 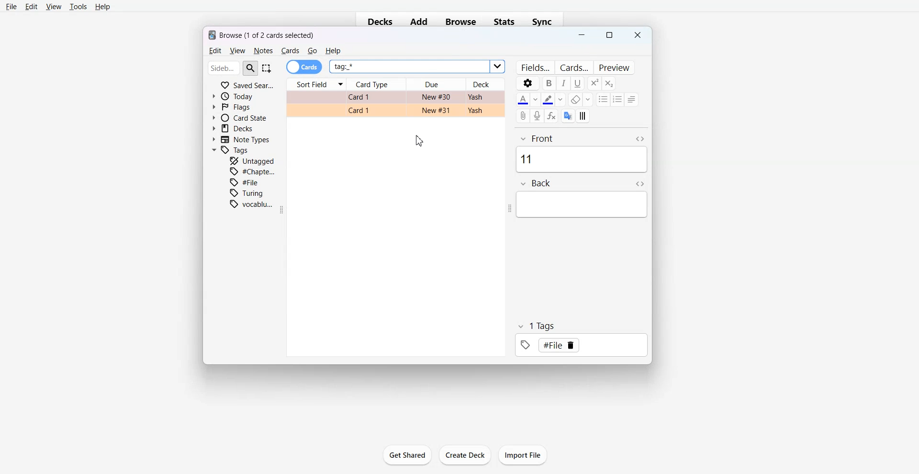 What do you see at coordinates (232, 106) in the screenshot?
I see `Flags` at bounding box center [232, 106].